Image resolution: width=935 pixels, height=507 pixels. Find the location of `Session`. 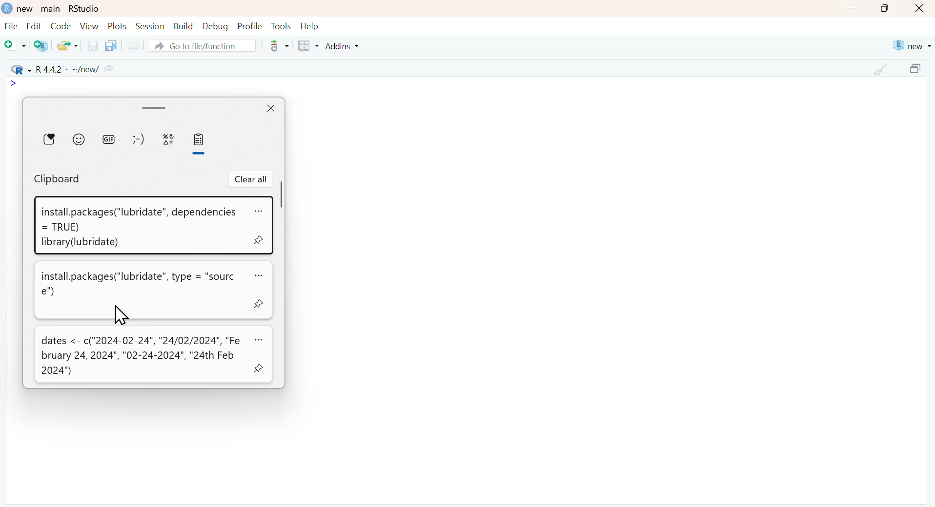

Session is located at coordinates (150, 26).